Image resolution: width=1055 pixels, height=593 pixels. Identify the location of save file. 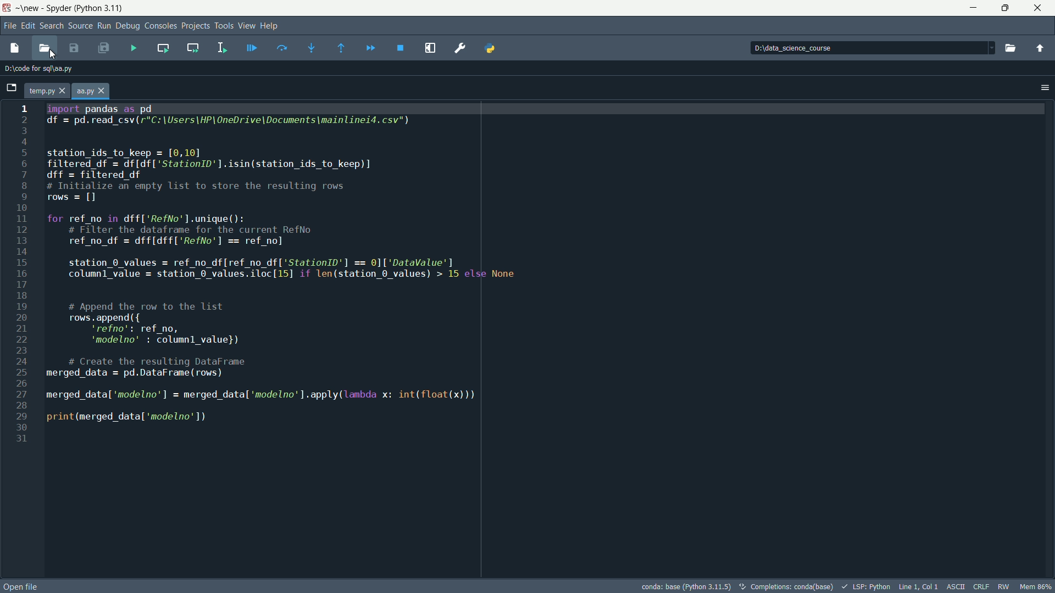
(73, 48).